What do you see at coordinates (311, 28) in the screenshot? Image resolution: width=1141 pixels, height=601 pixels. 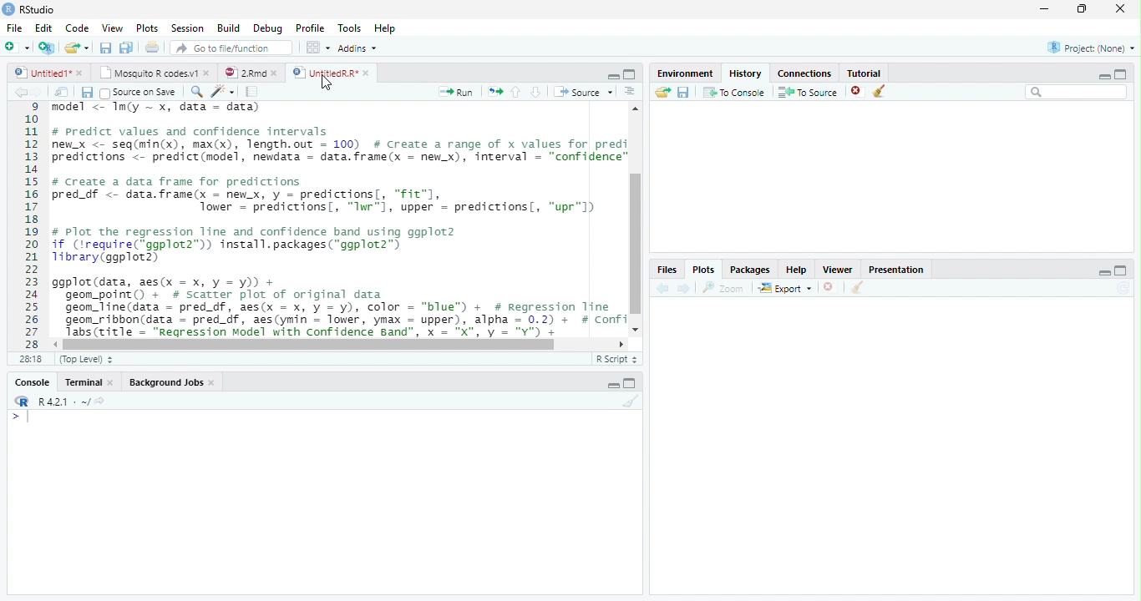 I see `Profile` at bounding box center [311, 28].